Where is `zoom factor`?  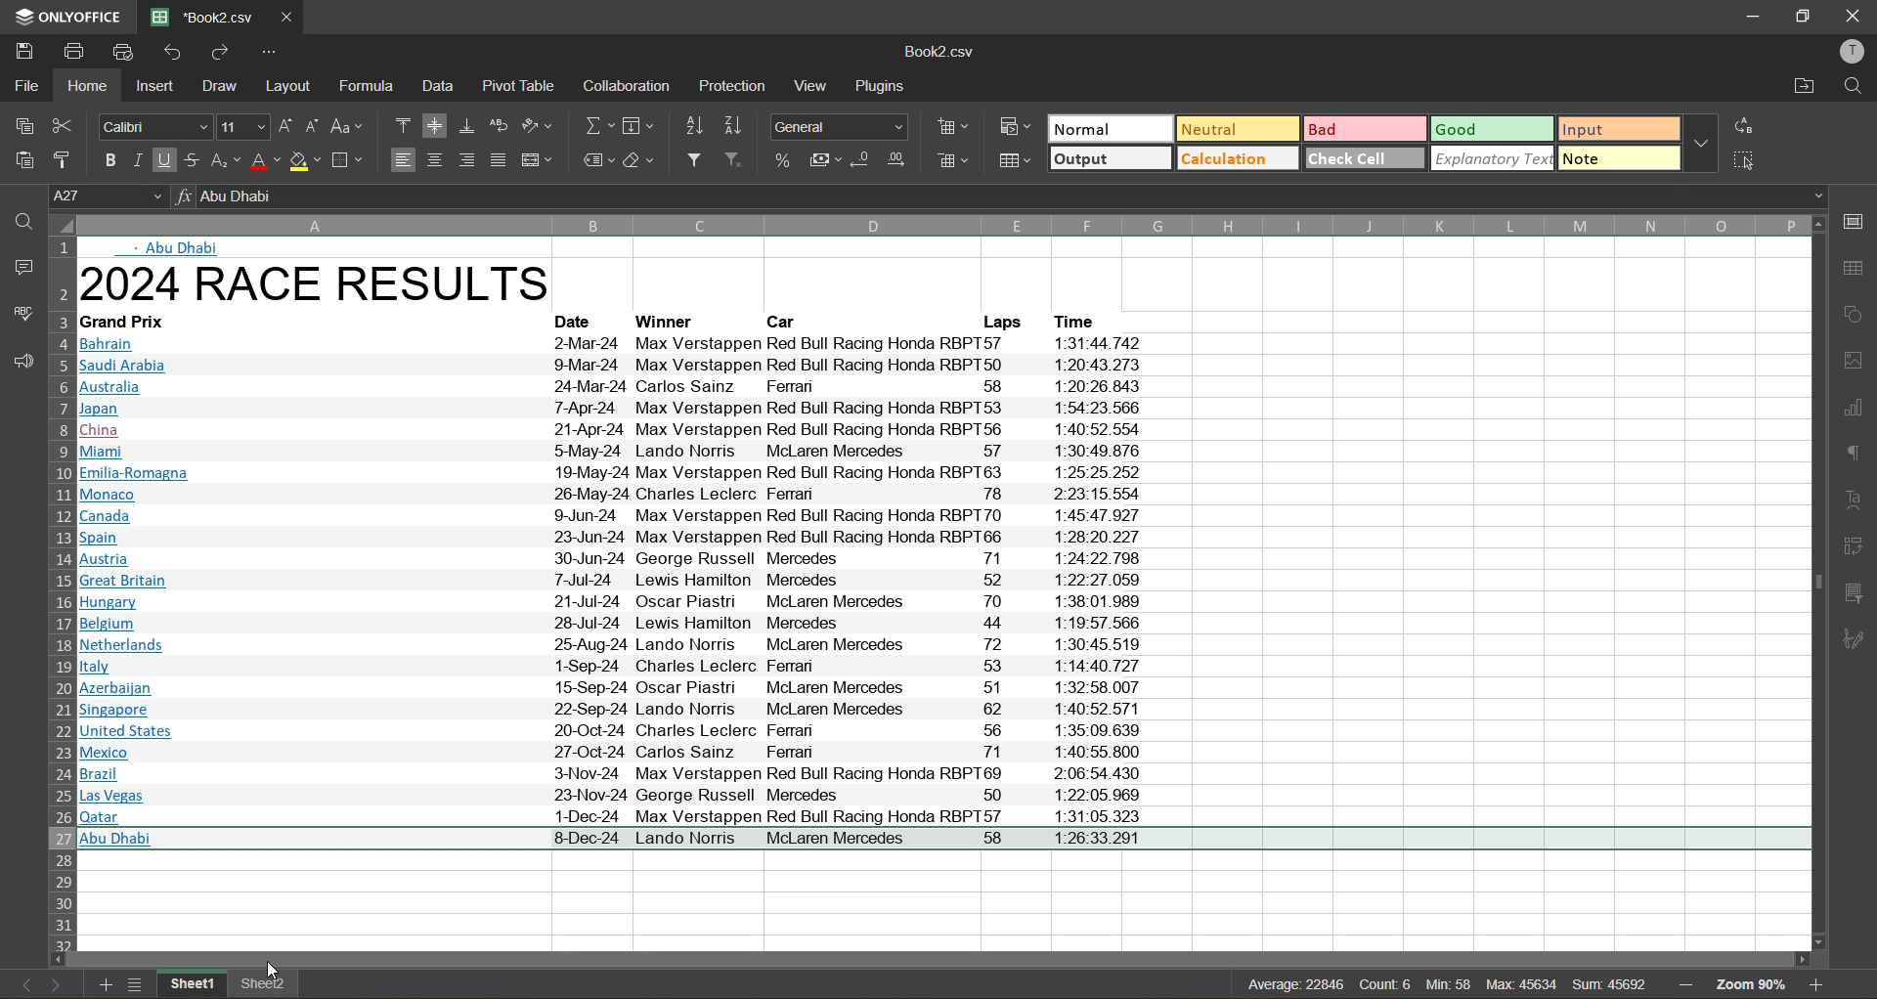 zoom factor is located at coordinates (1758, 984).